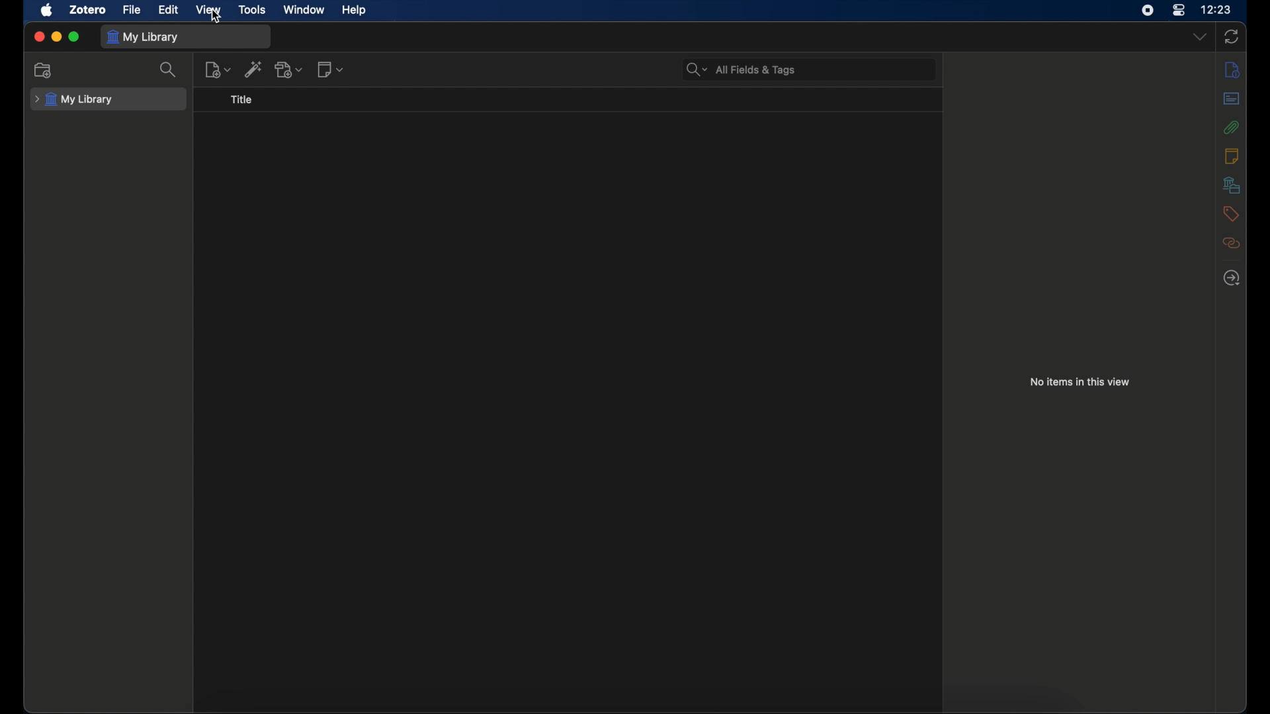  I want to click on view, so click(208, 10).